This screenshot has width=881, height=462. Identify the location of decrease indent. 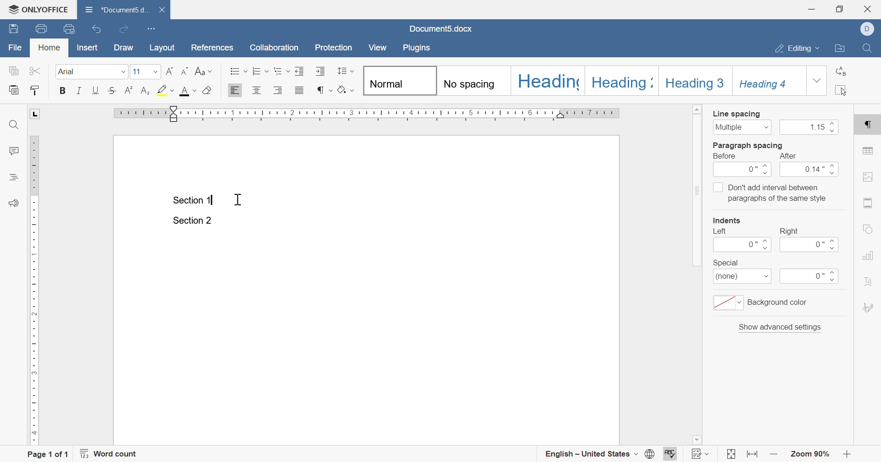
(185, 71).